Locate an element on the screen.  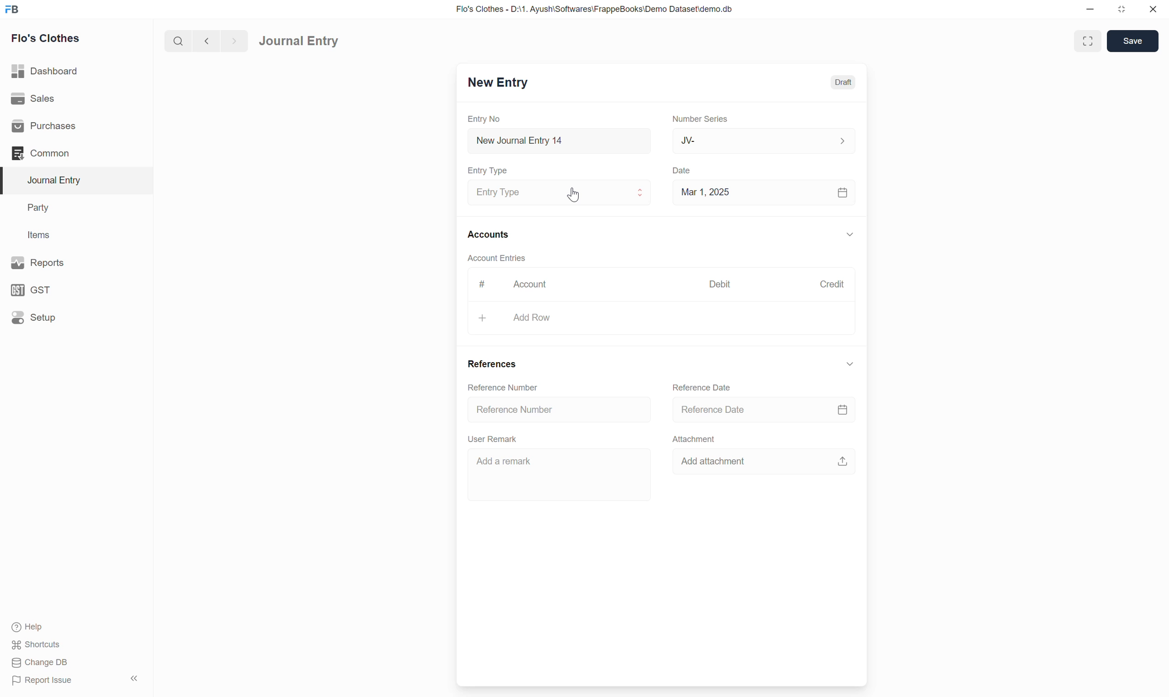
Sales is located at coordinates (32, 97).